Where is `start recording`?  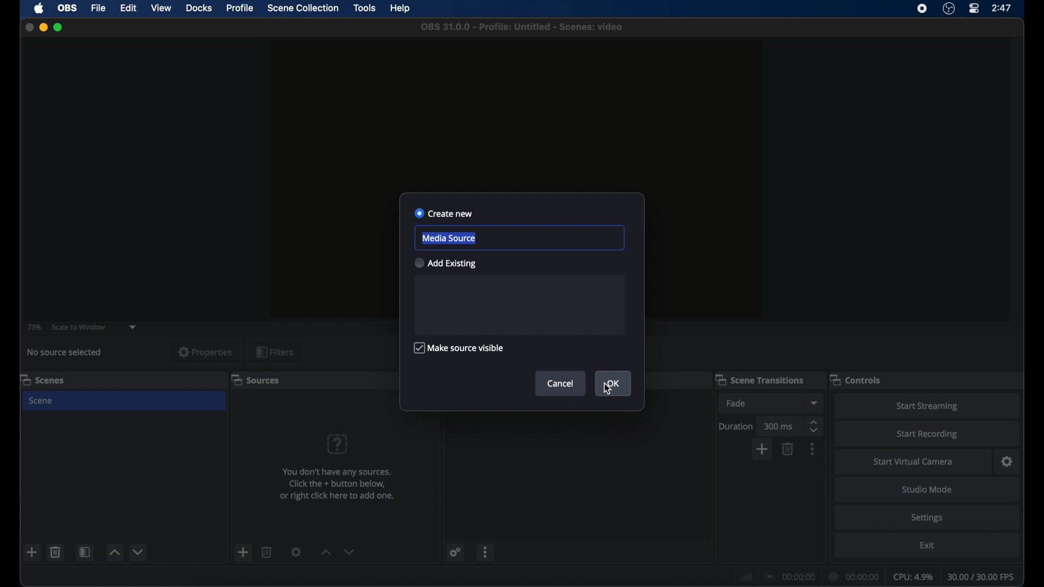
start recording is located at coordinates (927, 434).